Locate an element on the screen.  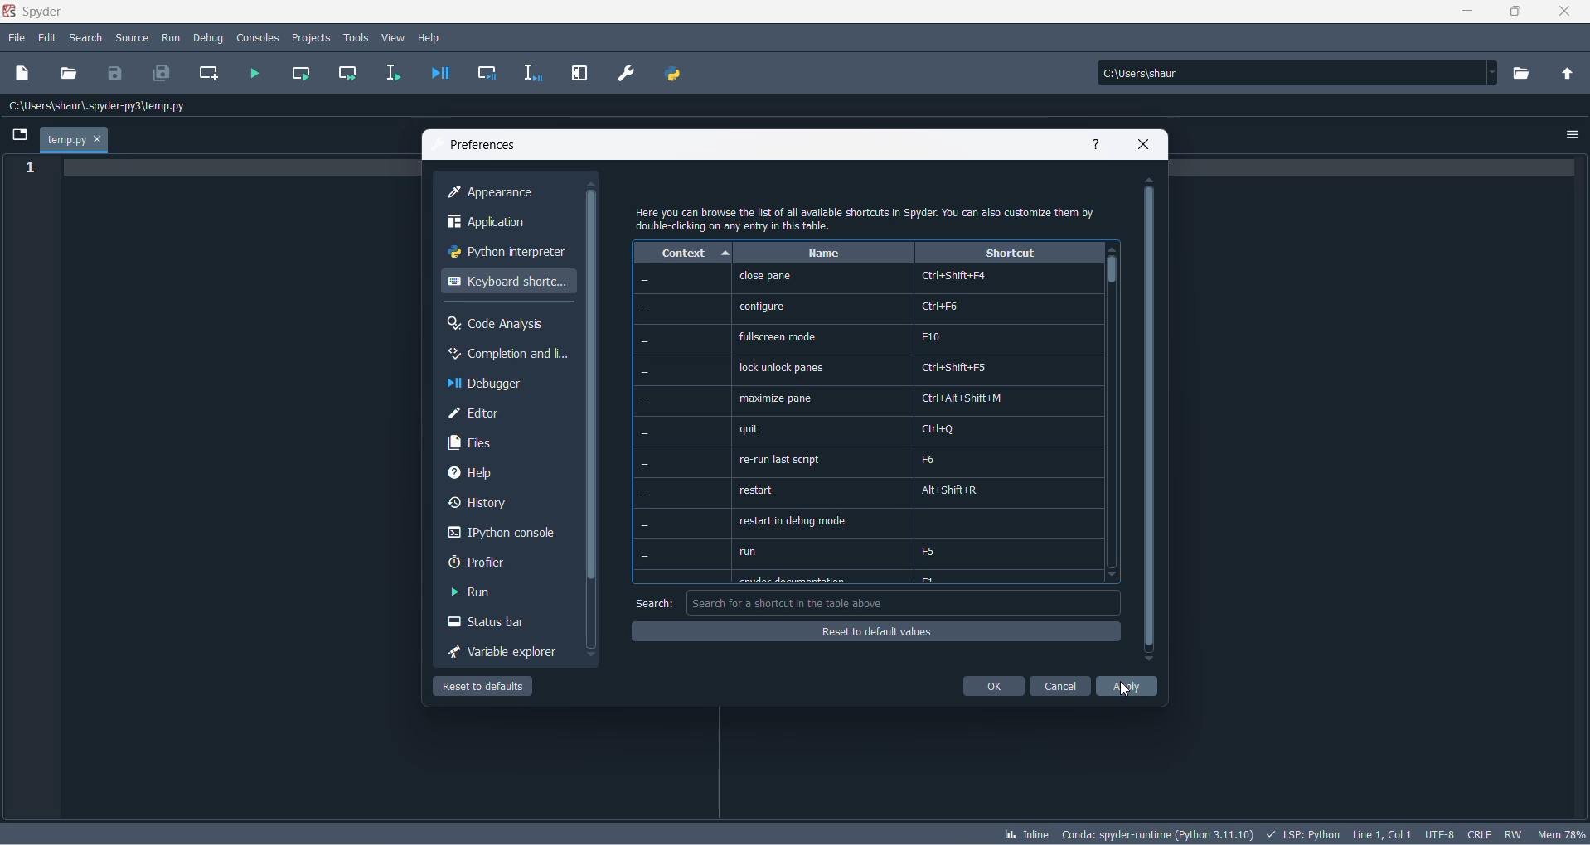
move up is located at coordinates (1151, 181).